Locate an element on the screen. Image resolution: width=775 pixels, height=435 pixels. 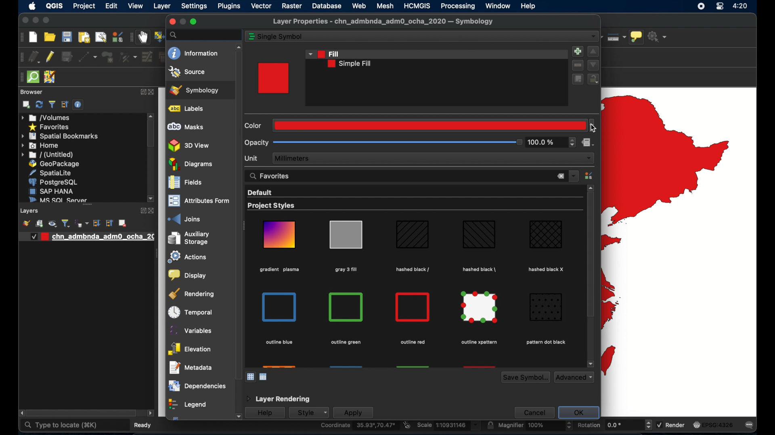
scroll down arrow is located at coordinates (237, 417).